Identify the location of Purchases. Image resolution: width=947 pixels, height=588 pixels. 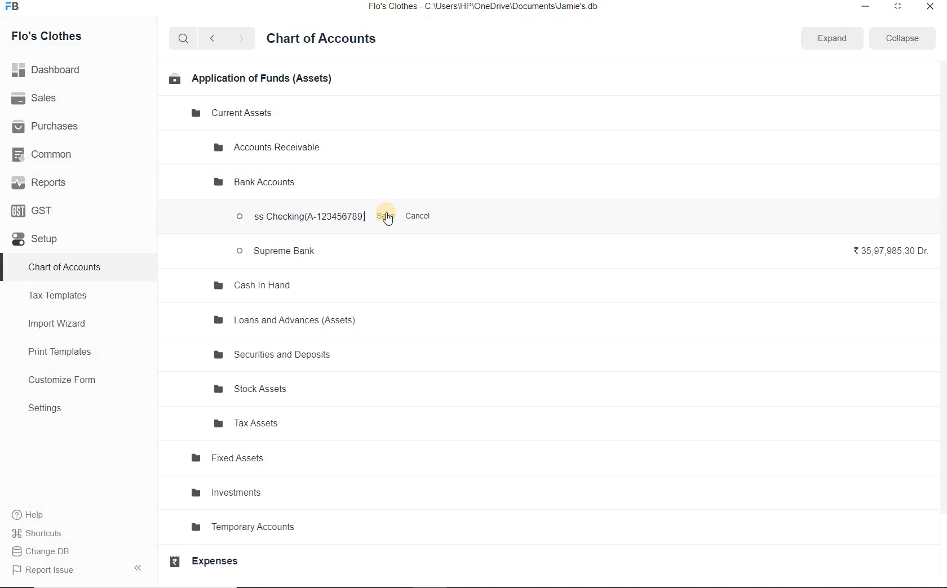
(50, 126).